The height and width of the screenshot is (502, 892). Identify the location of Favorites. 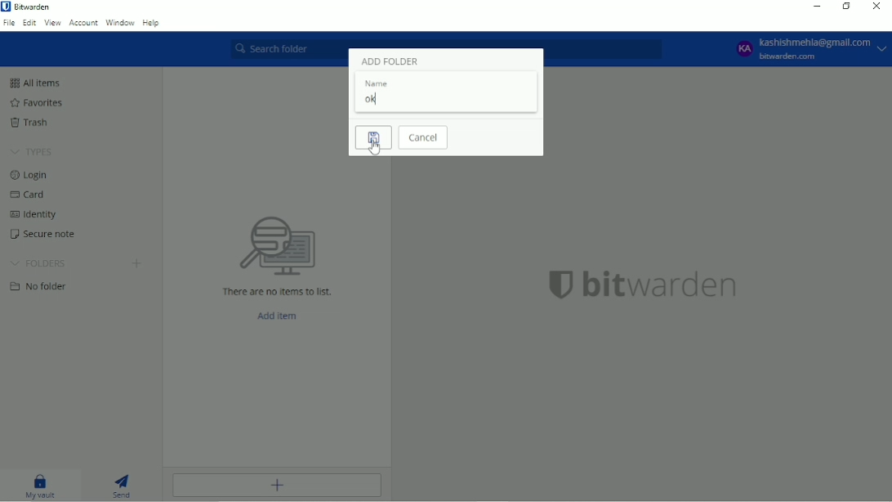
(38, 103).